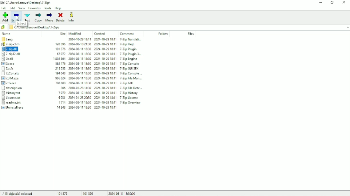 Image resolution: width=350 pixels, height=196 pixels. I want to click on 996624 2004-08-11 1230 2004-10-291211  7-Zip File Man..., so click(101, 78).